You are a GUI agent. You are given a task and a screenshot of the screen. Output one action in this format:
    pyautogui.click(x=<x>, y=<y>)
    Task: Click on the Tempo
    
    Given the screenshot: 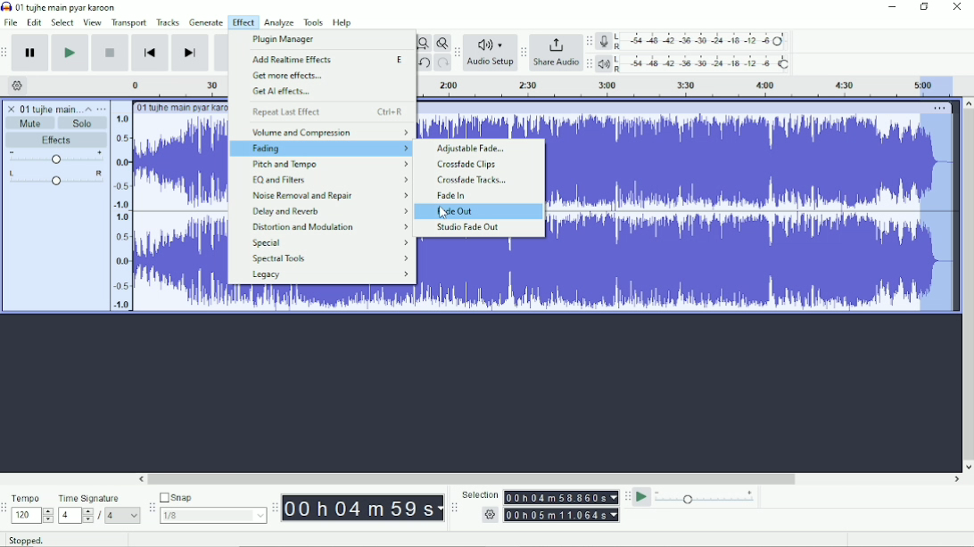 What is the action you would take?
    pyautogui.click(x=33, y=496)
    